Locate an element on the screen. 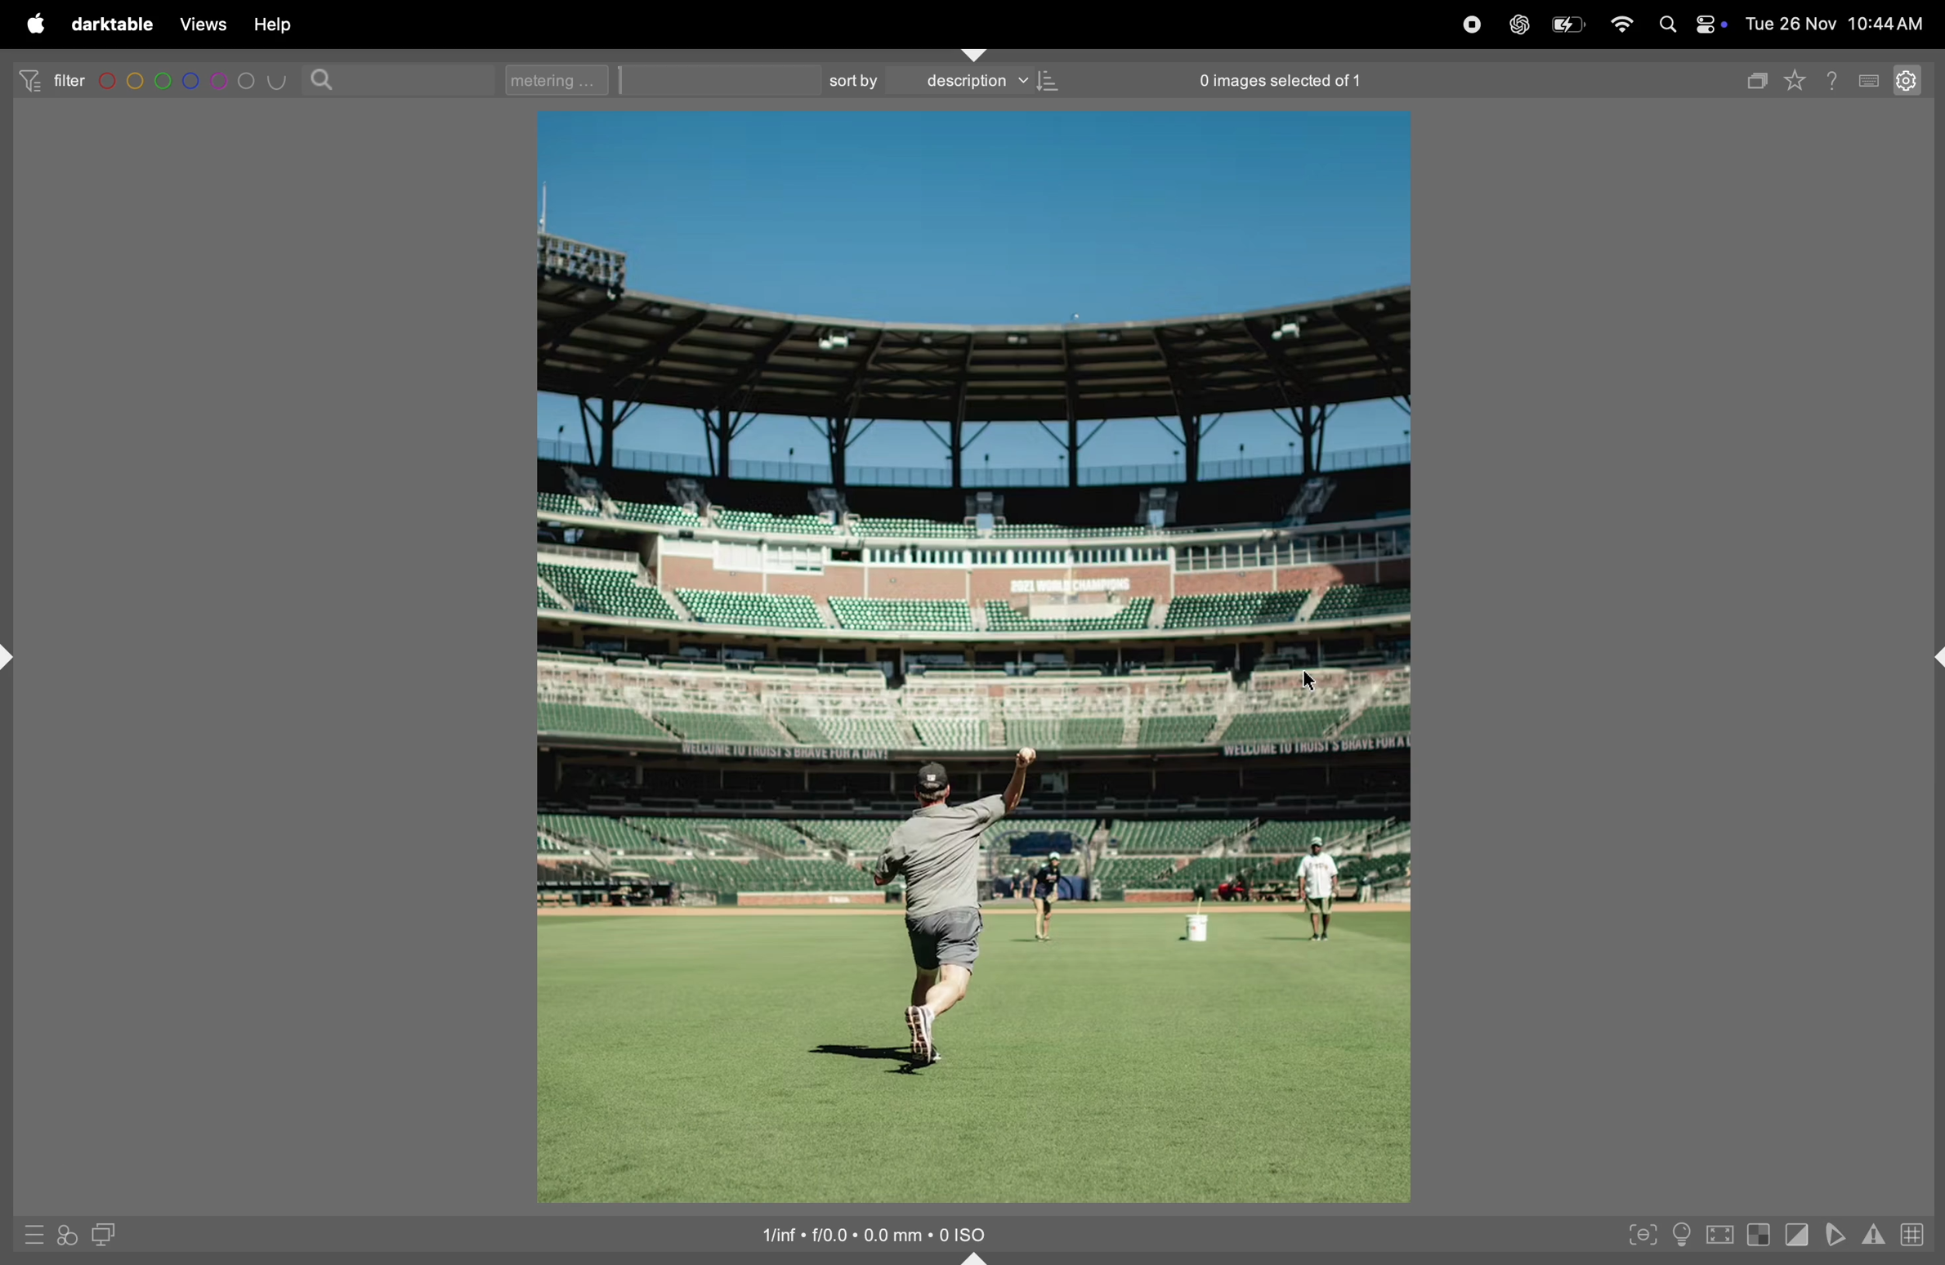 This screenshot has height=1265, width=1945. date and time is located at coordinates (1836, 23).